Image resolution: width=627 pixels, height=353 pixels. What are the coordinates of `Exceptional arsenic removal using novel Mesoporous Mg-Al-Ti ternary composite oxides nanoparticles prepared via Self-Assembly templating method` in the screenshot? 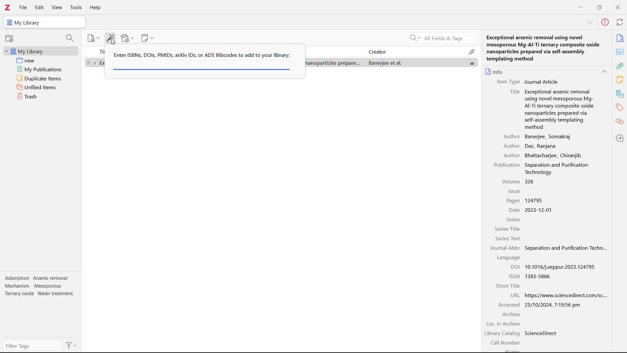 It's located at (560, 109).